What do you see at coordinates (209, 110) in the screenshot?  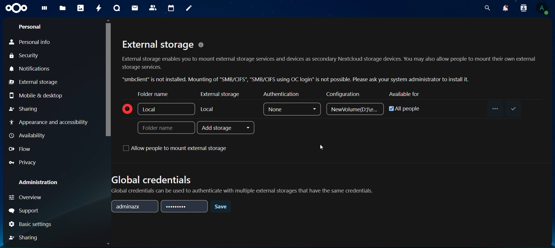 I see `local` at bounding box center [209, 110].